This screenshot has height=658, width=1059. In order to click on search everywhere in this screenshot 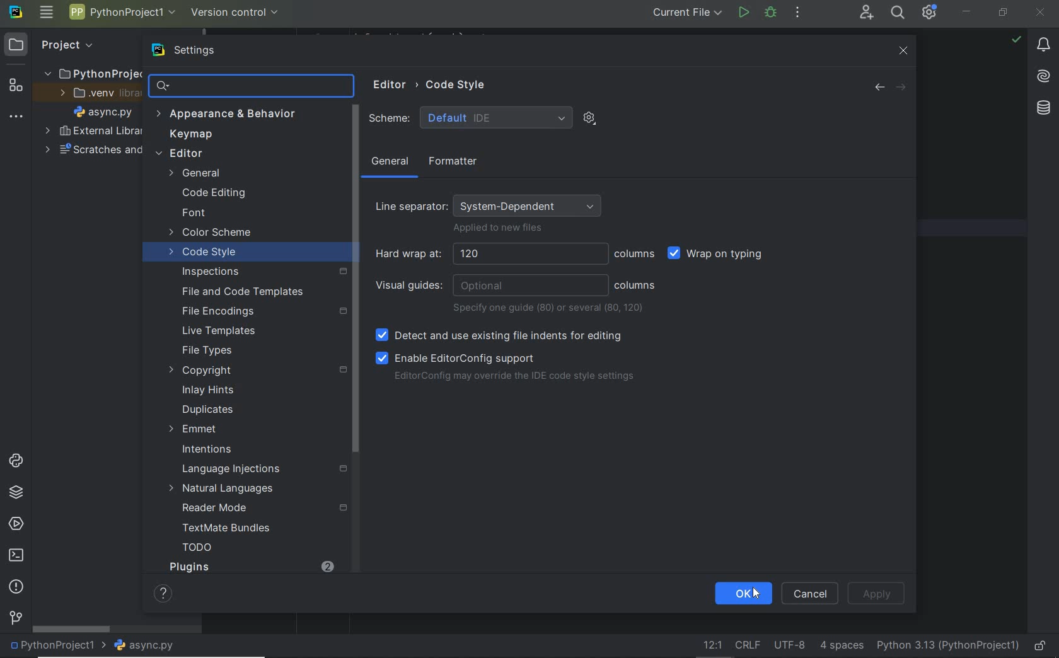, I will do `click(899, 14)`.